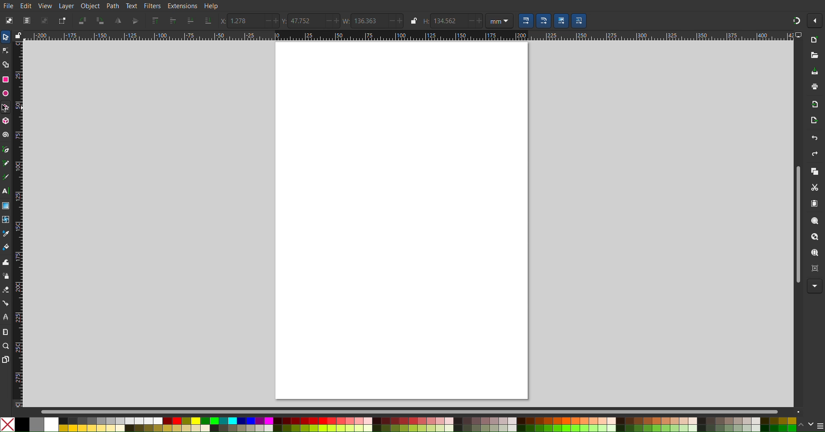 The height and width of the screenshot is (432, 825). Describe the element at coordinates (8, 20) in the screenshot. I see `Select` at that location.